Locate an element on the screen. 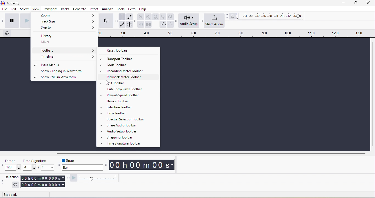 This screenshot has height=198, width=375. audio setup toolbar is located at coordinates (176, 21).